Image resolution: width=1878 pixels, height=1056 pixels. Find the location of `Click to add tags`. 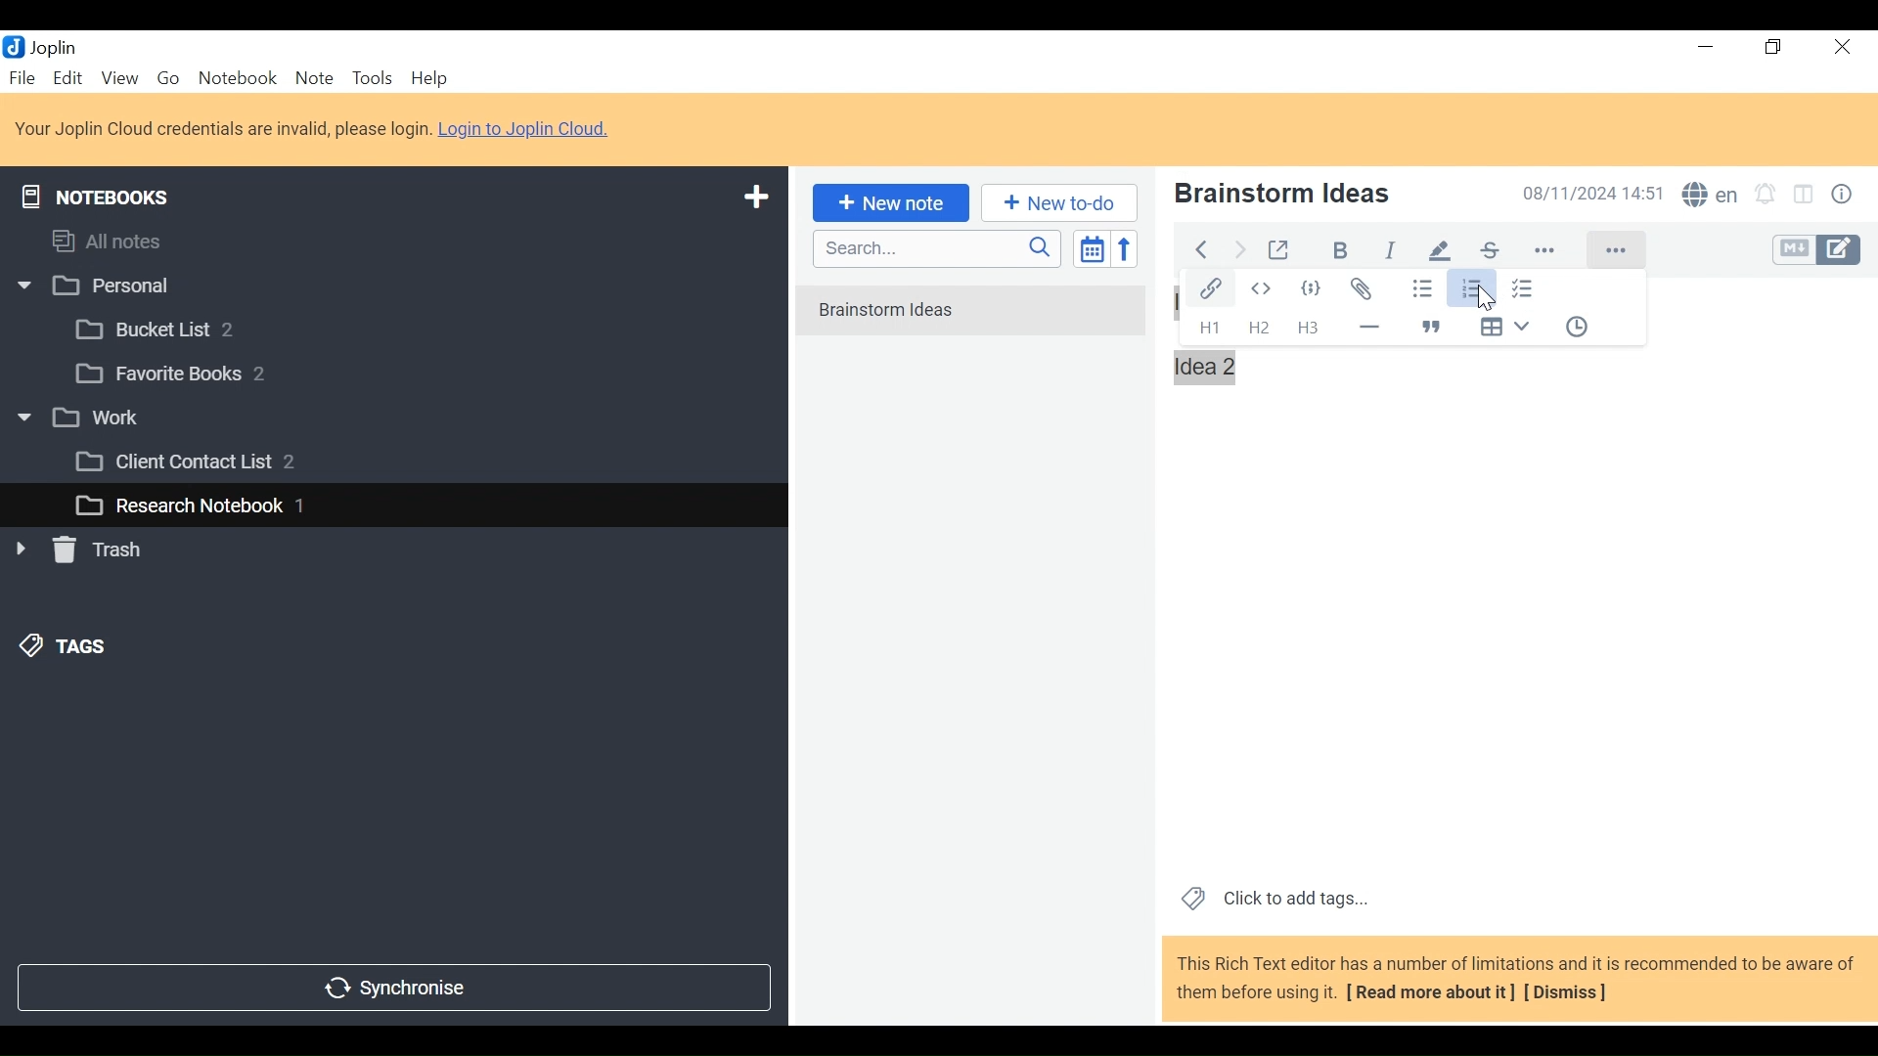

Click to add tags is located at coordinates (1271, 897).